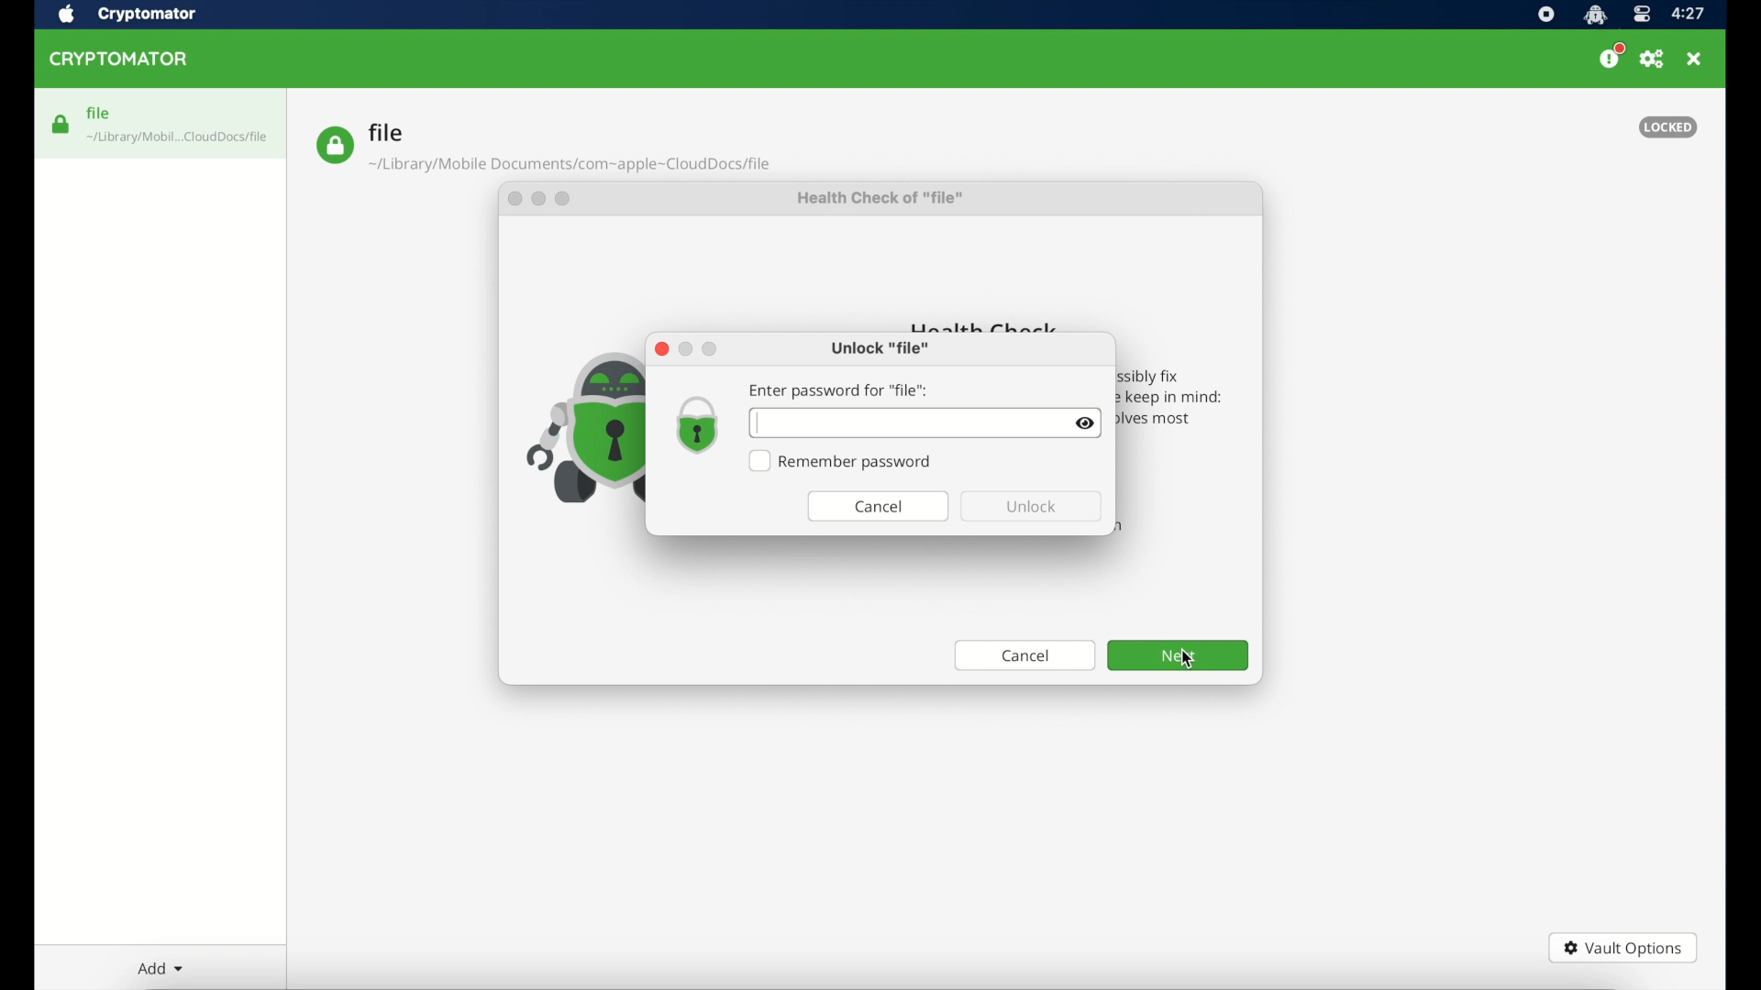 The width and height of the screenshot is (1761, 990). What do you see at coordinates (541, 201) in the screenshot?
I see `minimize` at bounding box center [541, 201].